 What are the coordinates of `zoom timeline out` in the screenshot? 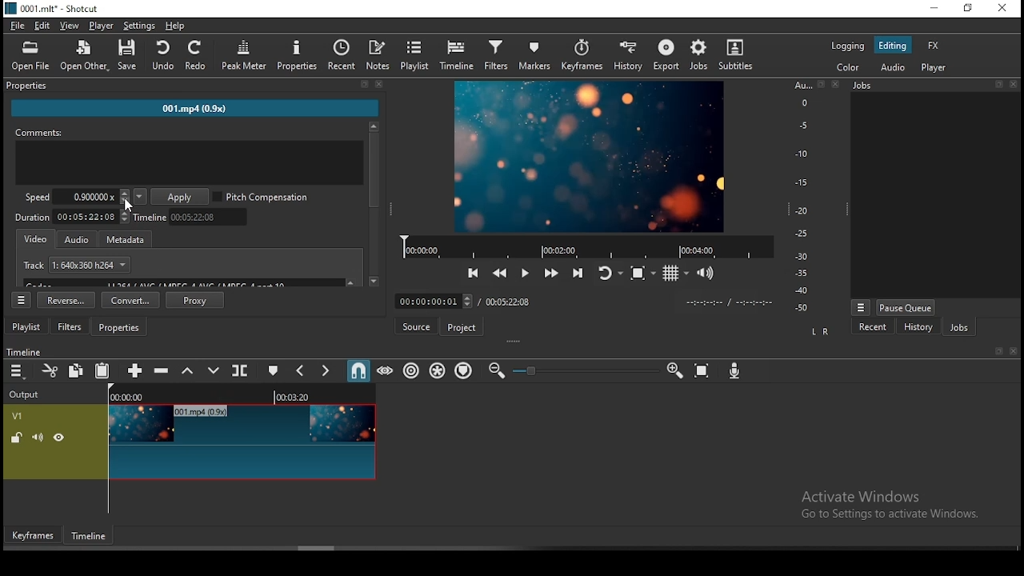 It's located at (495, 371).